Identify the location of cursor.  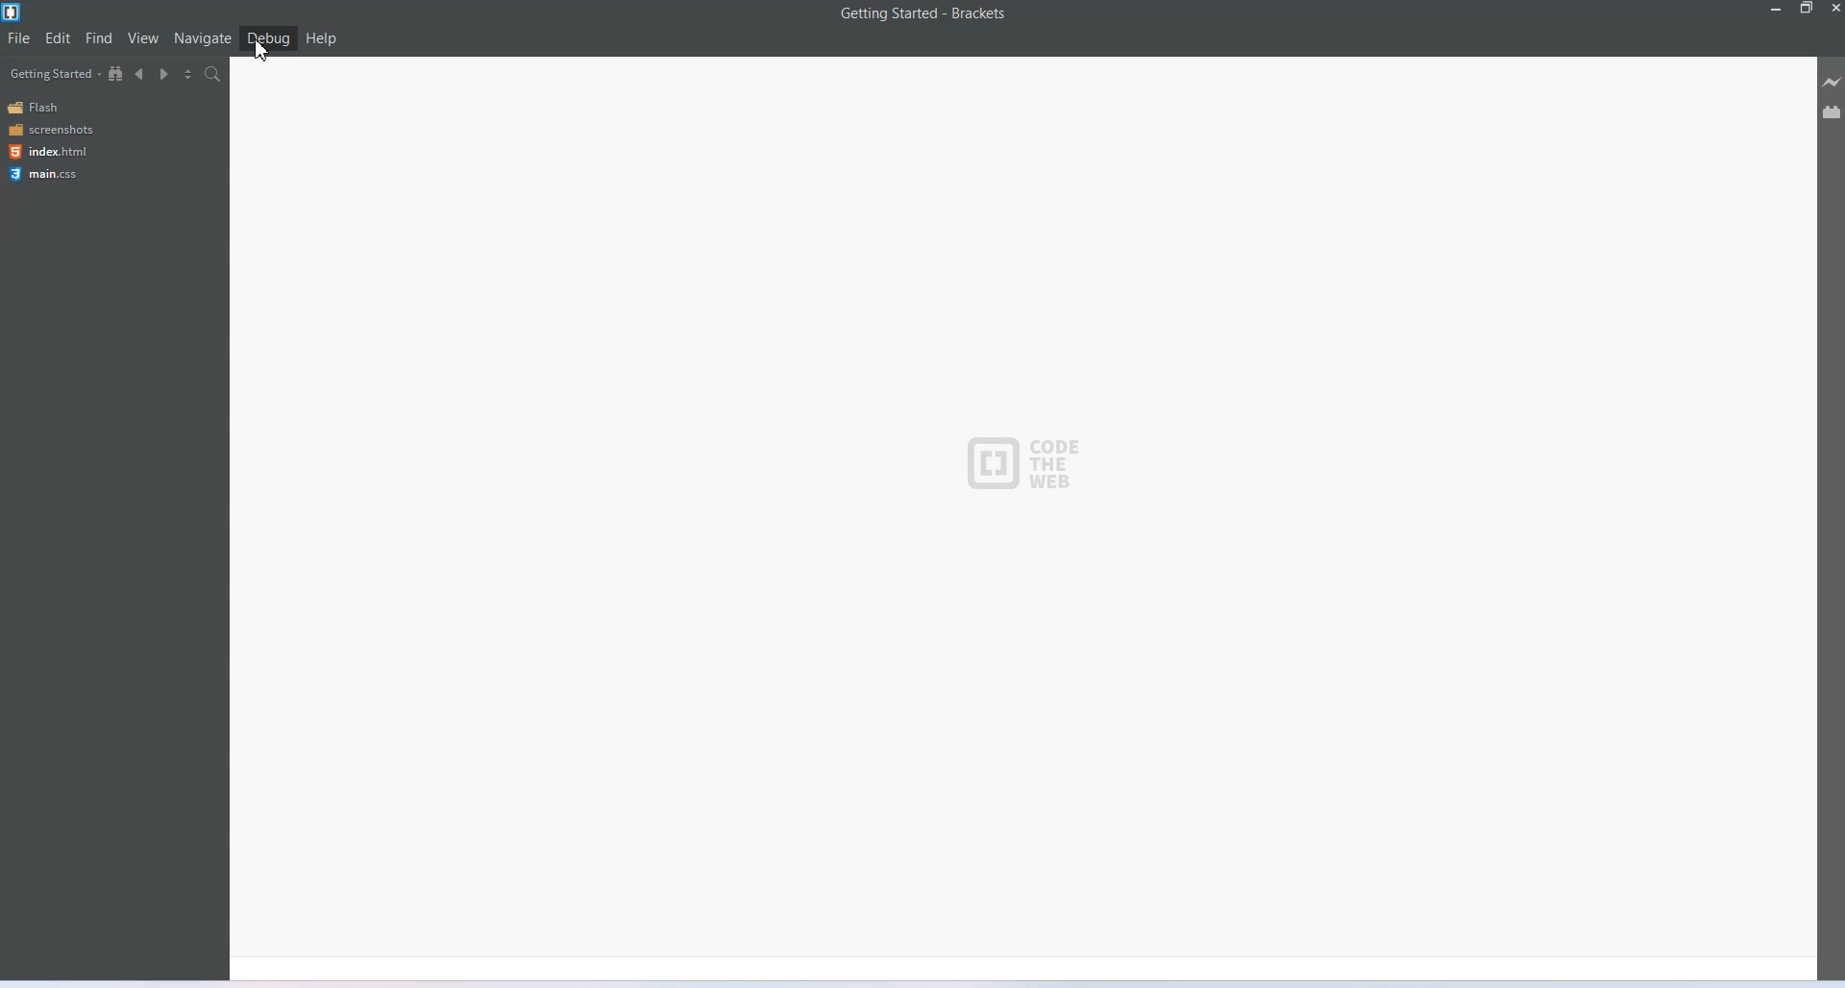
(261, 55).